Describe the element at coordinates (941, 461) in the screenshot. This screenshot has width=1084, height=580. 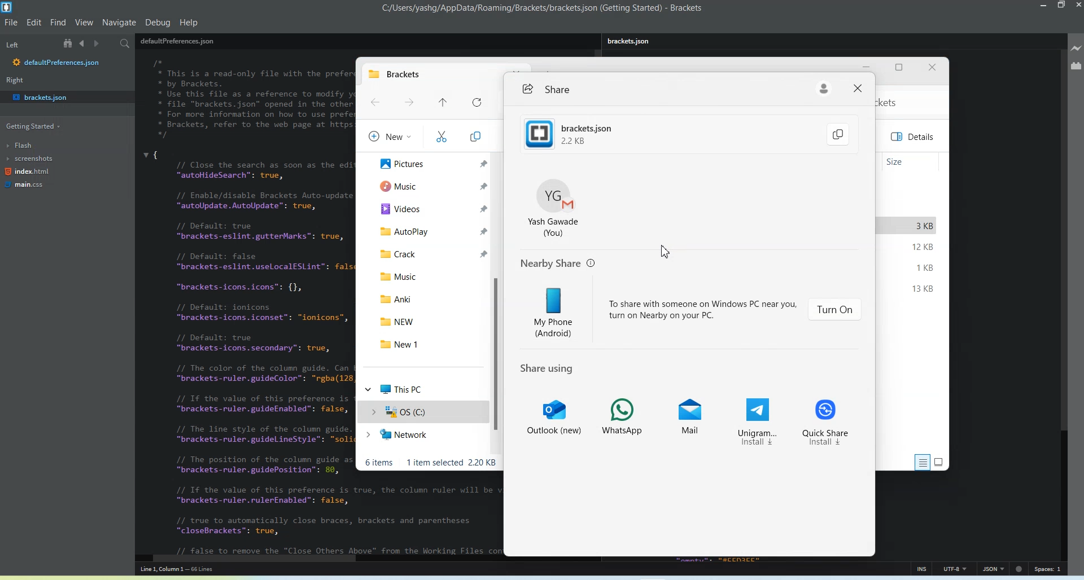
I see `Display information by large Thumbnail` at that location.